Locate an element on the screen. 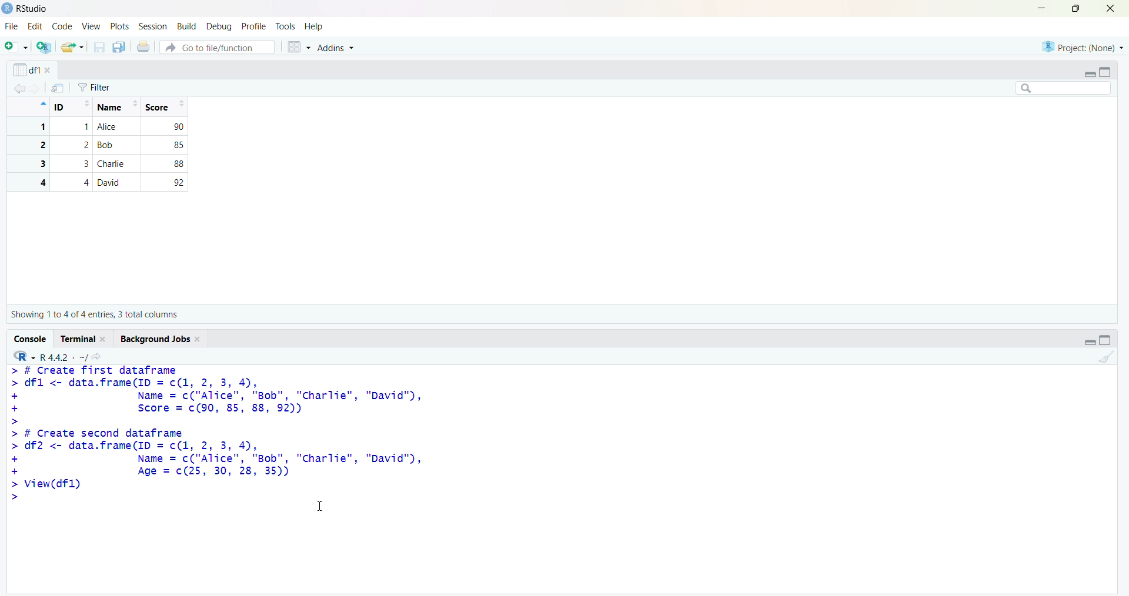 This screenshot has width=1129, height=596. 1 1 Alice 90 is located at coordinates (101, 127).